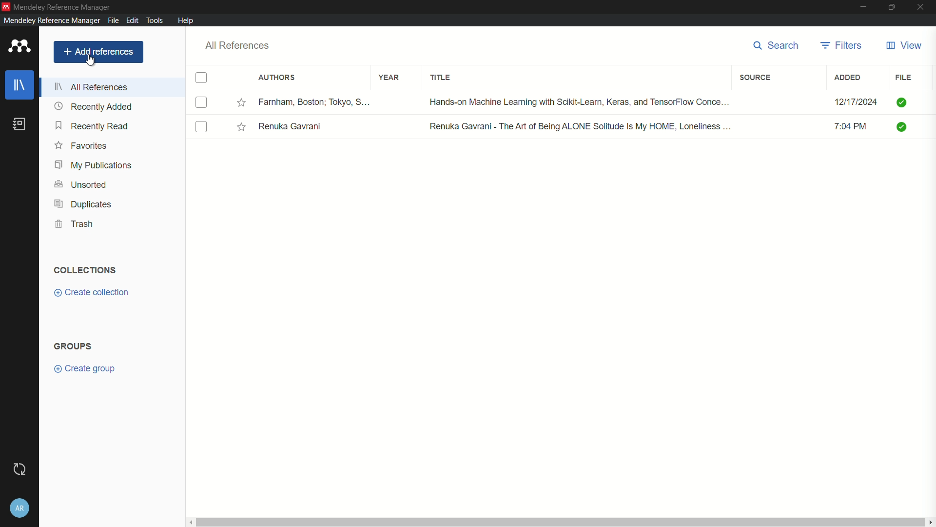 This screenshot has width=936, height=527. What do you see at coordinates (94, 106) in the screenshot?
I see `recently added` at bounding box center [94, 106].